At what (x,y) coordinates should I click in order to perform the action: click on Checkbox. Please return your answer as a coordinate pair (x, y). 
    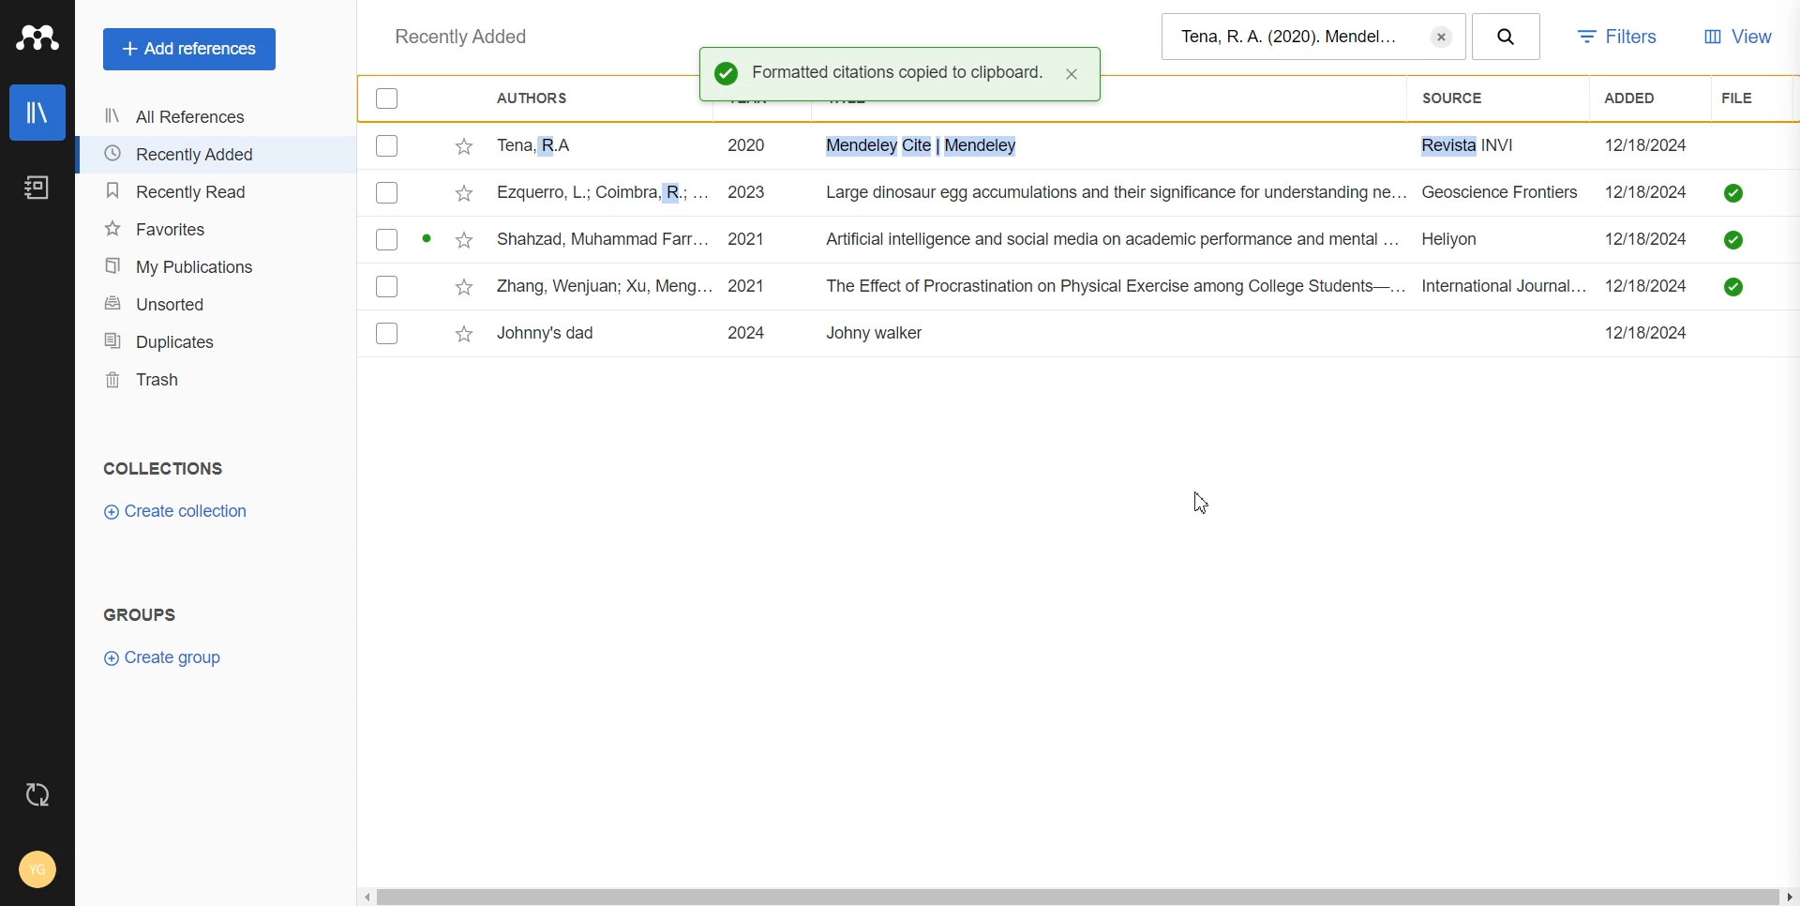
    Looking at the image, I should click on (386, 241).